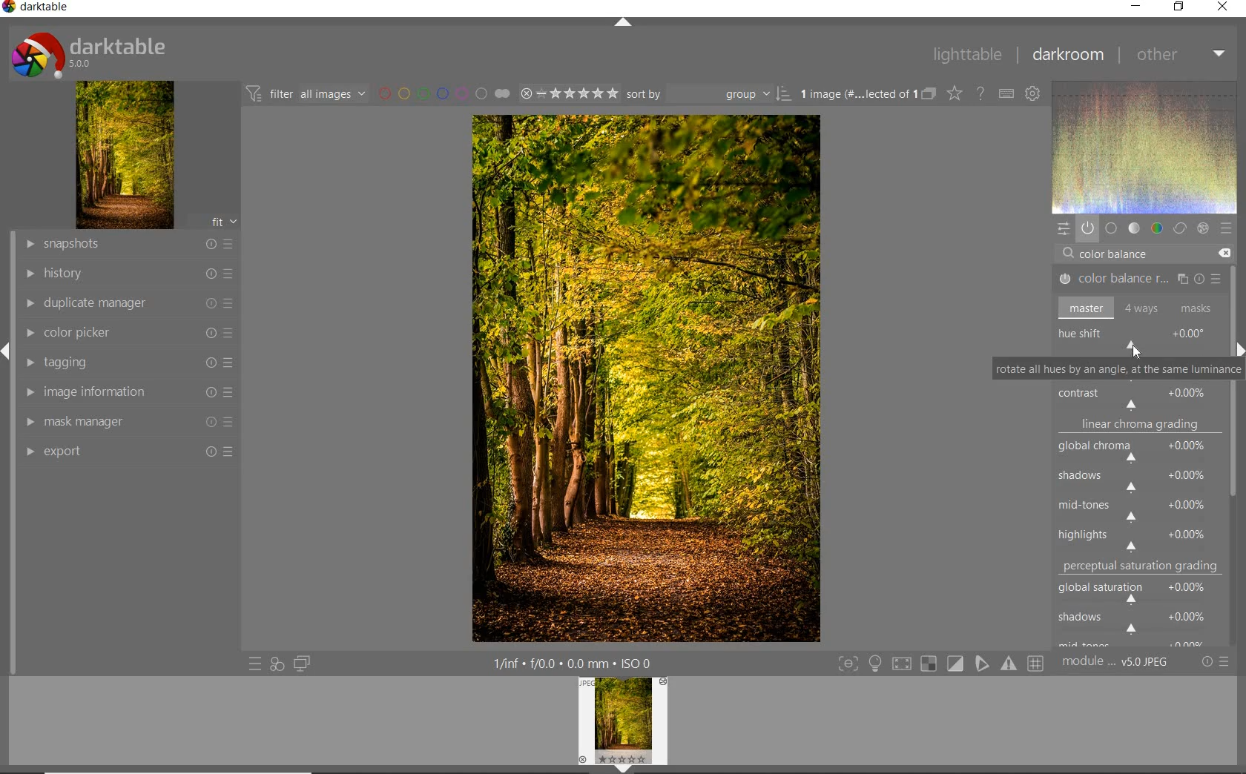 Image resolution: width=1246 pixels, height=774 pixels. Describe the element at coordinates (622, 726) in the screenshot. I see `image preview` at that location.